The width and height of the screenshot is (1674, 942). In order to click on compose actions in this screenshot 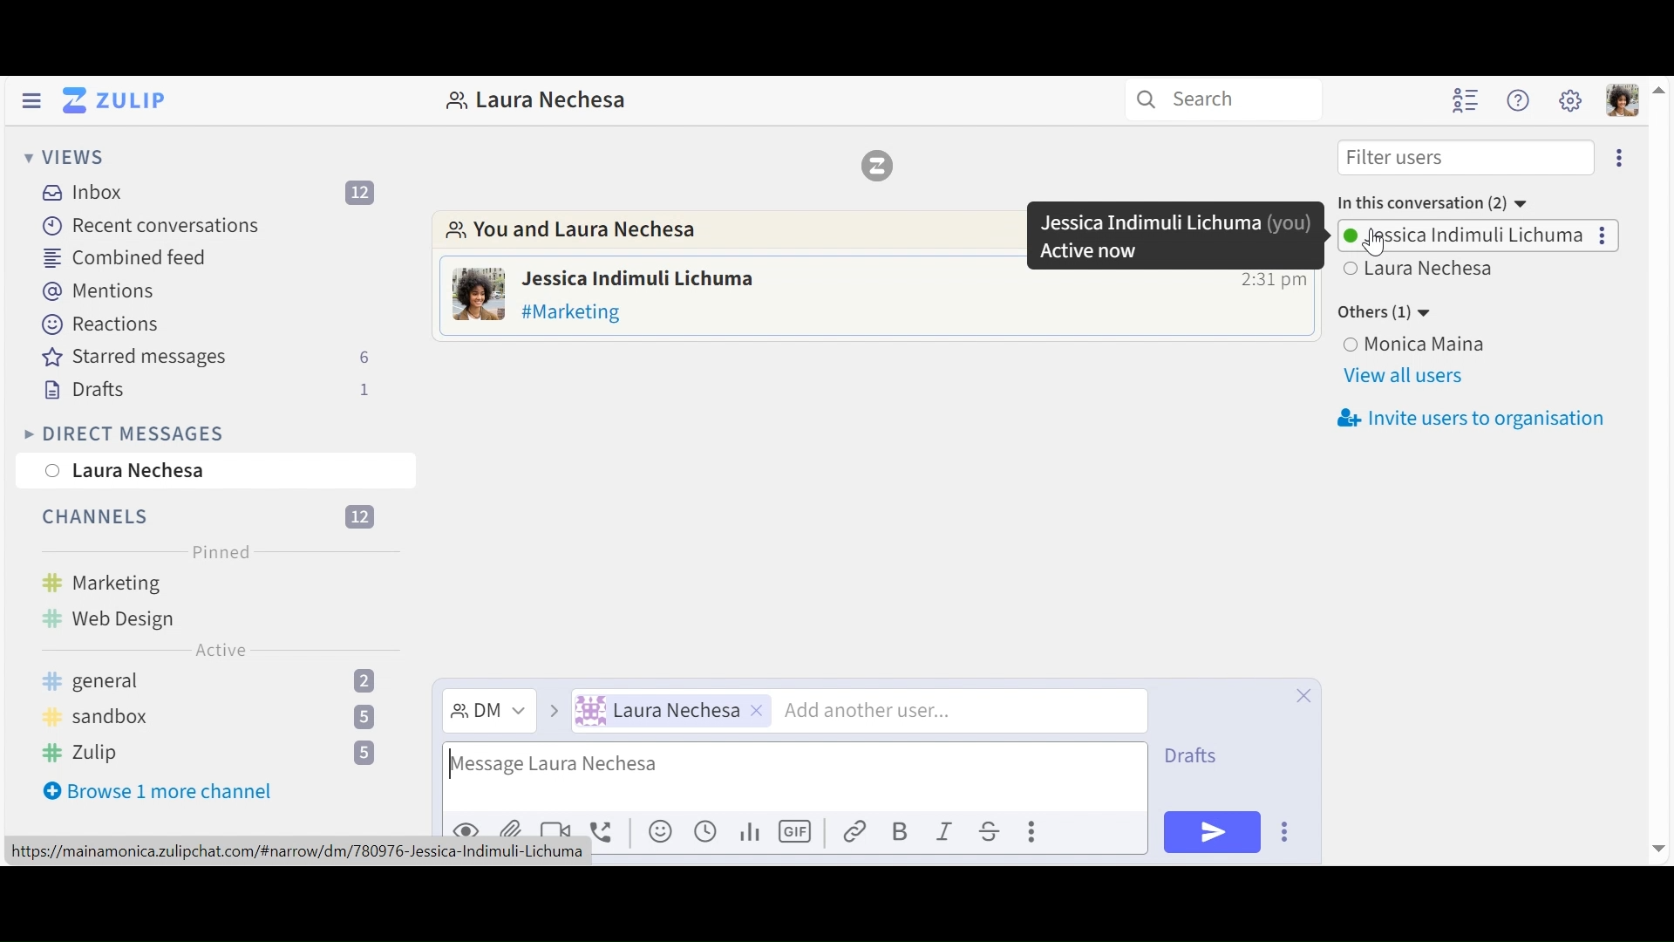, I will do `click(1284, 830)`.